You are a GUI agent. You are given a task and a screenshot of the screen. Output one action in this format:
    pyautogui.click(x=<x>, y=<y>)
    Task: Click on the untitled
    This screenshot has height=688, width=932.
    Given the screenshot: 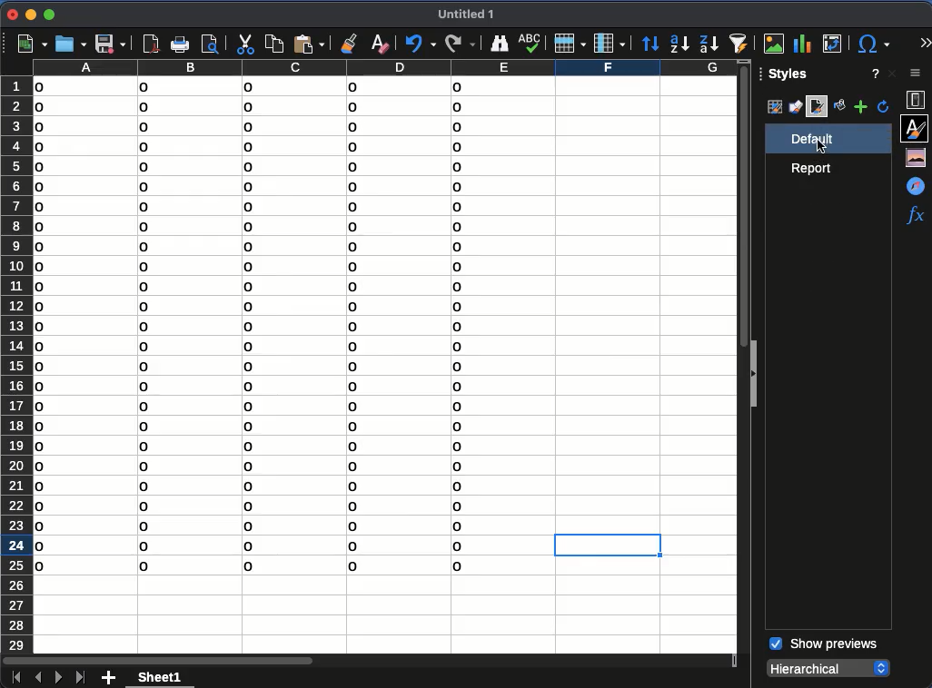 What is the action you would take?
    pyautogui.click(x=470, y=15)
    